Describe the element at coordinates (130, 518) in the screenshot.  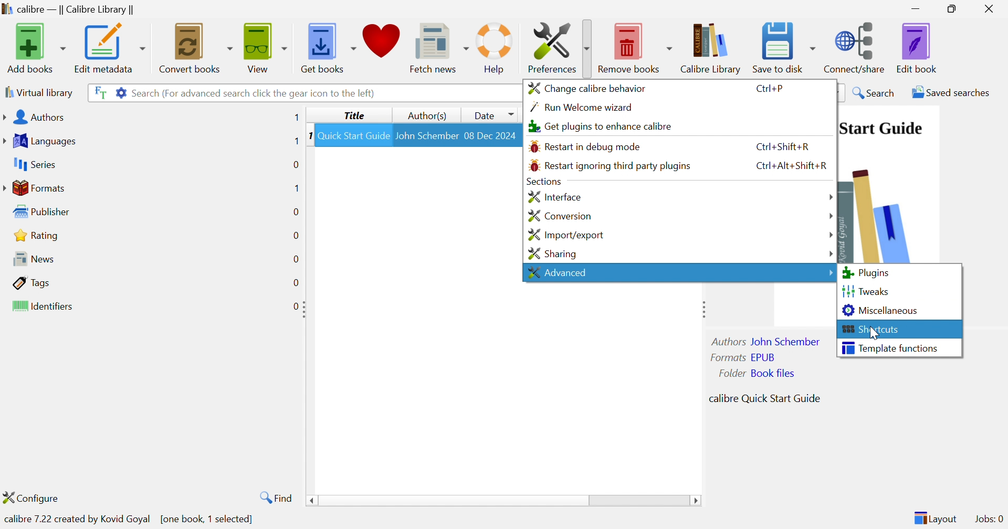
I see `calibre 7.22 created by Kovid Goyal [one book 1 selected]` at that location.